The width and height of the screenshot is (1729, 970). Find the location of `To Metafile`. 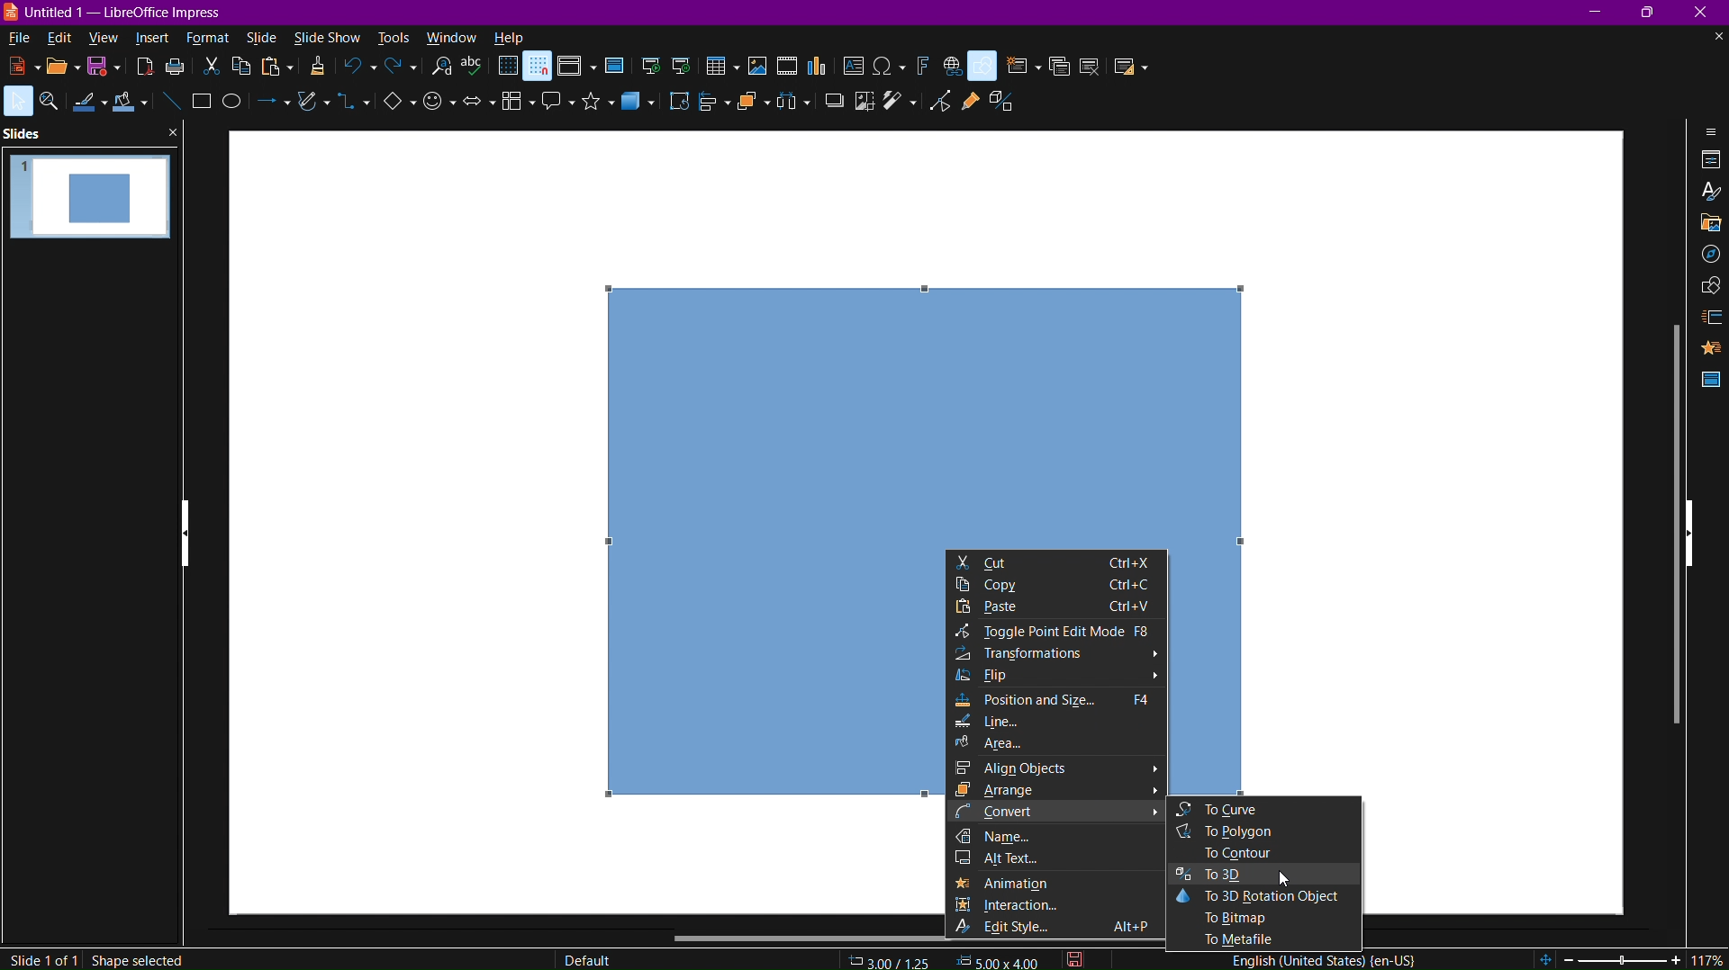

To Metafile is located at coordinates (1268, 942).